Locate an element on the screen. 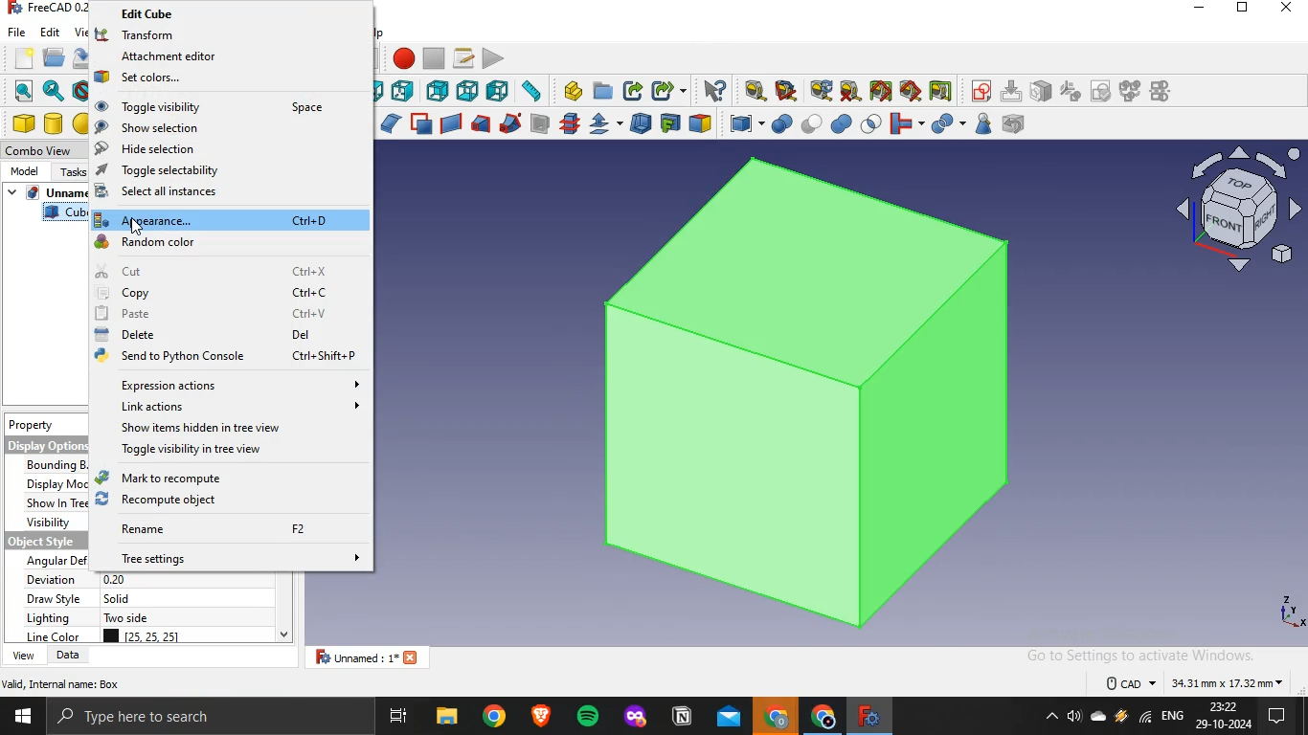 This screenshot has width=1308, height=735. bottom is located at coordinates (468, 91).